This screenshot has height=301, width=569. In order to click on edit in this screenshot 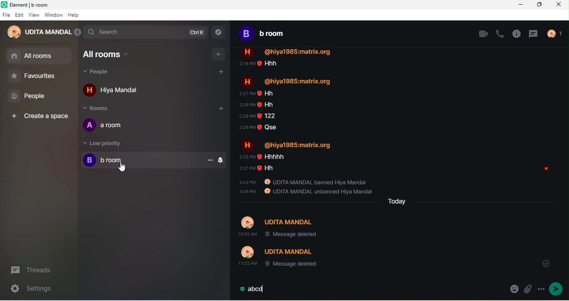, I will do `click(20, 16)`.